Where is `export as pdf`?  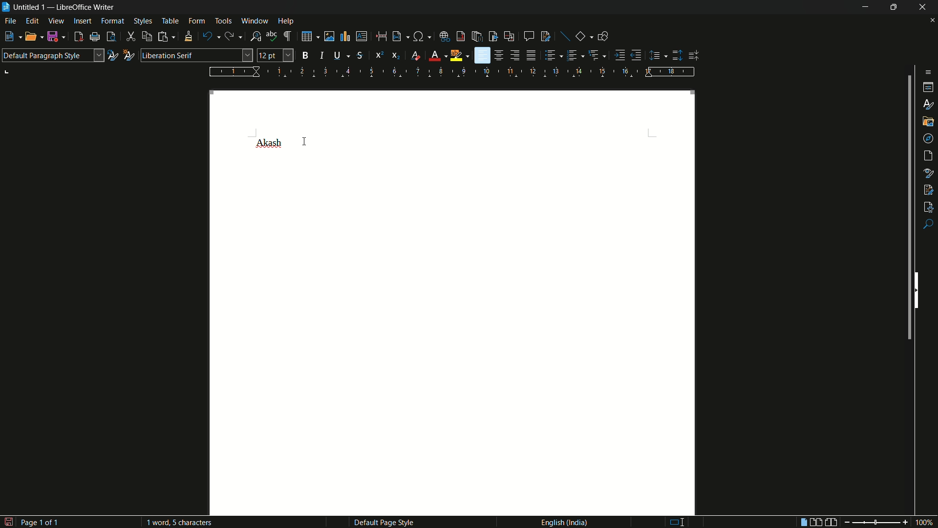
export as pdf is located at coordinates (78, 37).